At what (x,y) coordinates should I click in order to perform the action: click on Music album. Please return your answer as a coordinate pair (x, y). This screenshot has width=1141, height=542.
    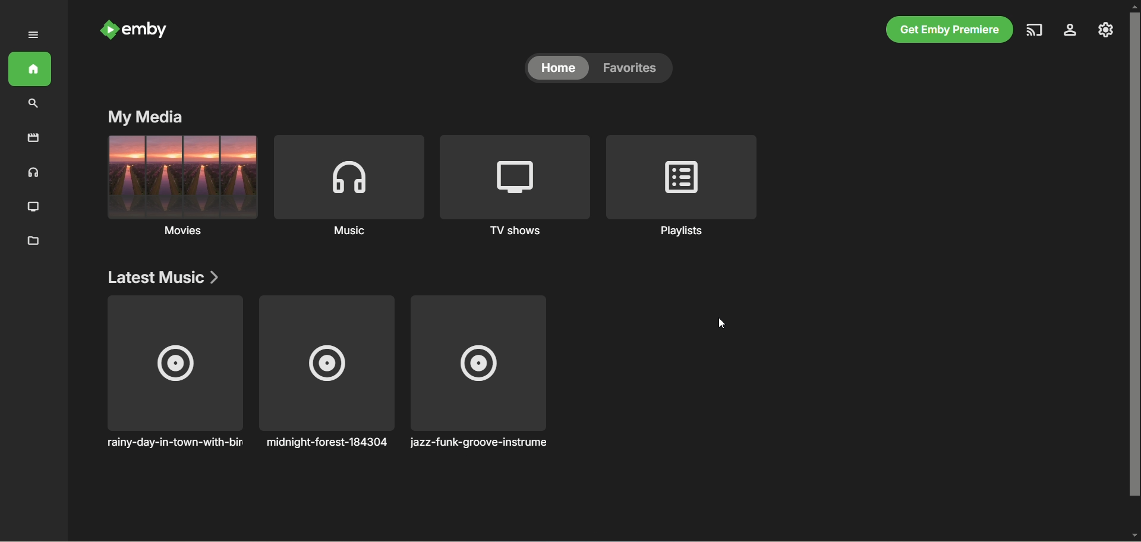
    Looking at the image, I should click on (175, 371).